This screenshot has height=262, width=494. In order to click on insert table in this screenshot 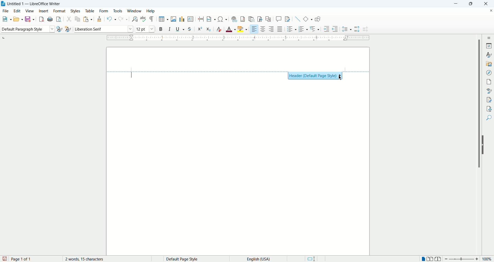, I will do `click(164, 19)`.